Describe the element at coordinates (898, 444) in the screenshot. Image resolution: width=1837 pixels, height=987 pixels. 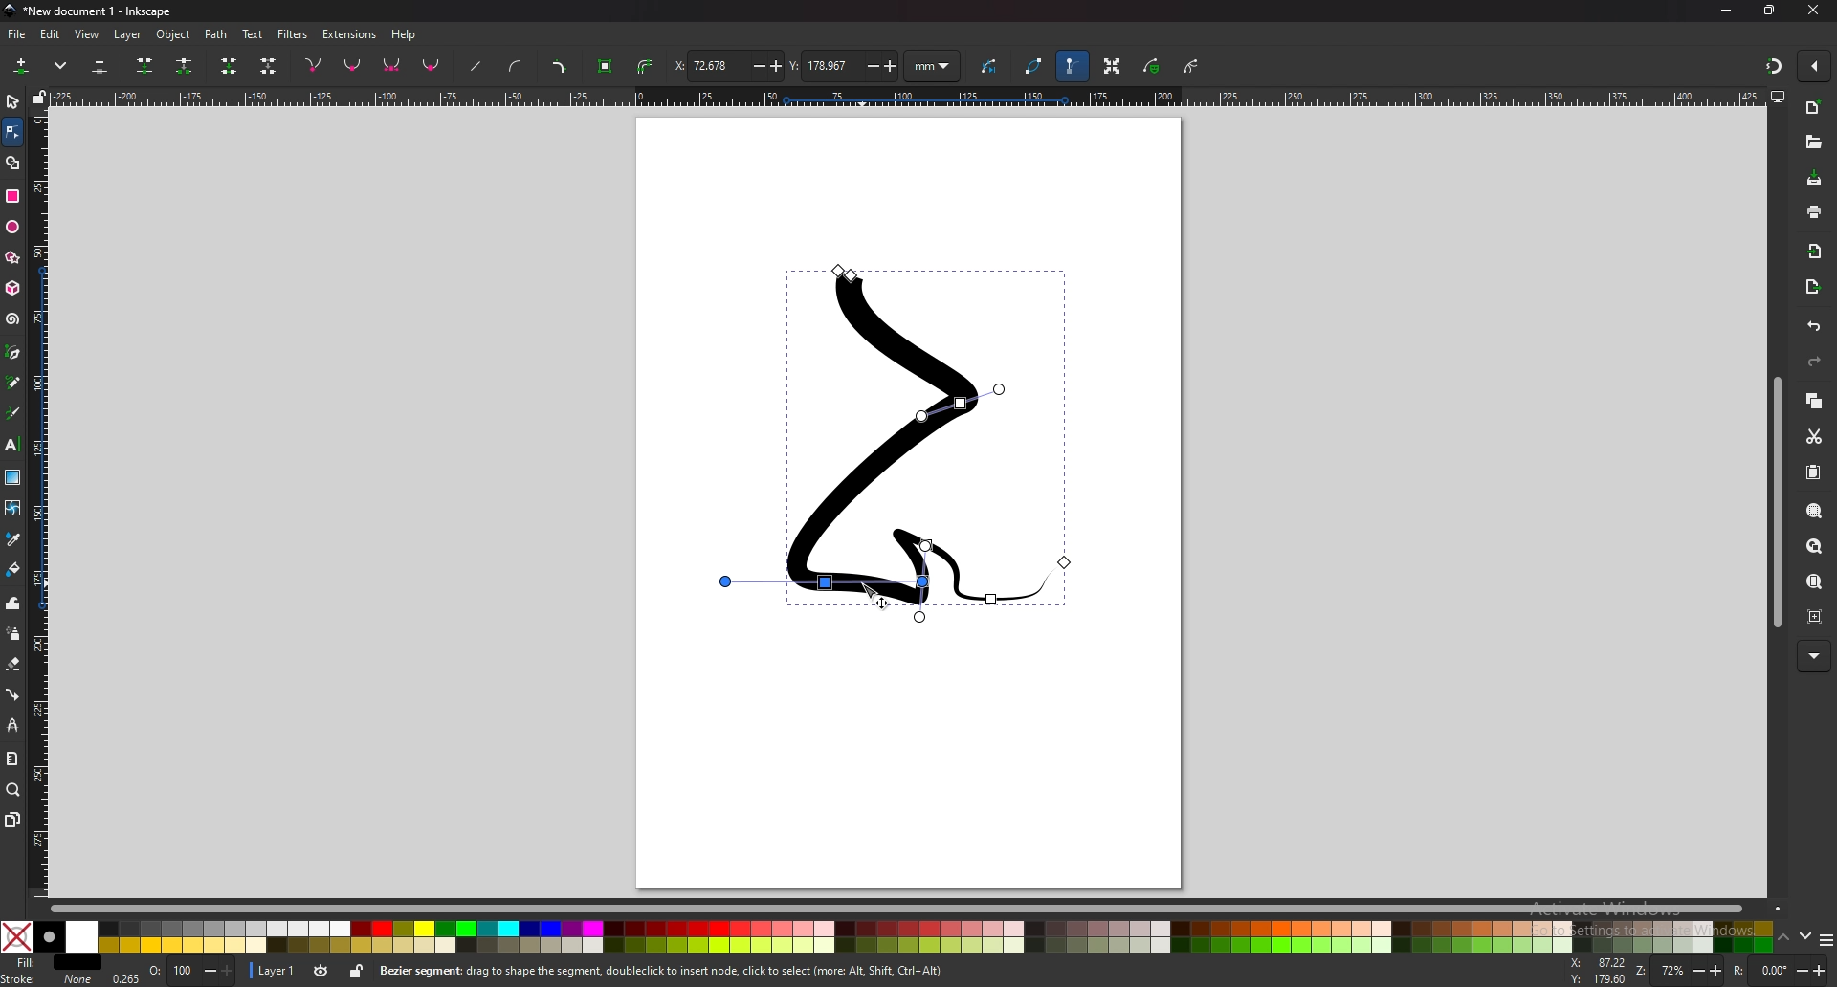
I see `drawing` at that location.